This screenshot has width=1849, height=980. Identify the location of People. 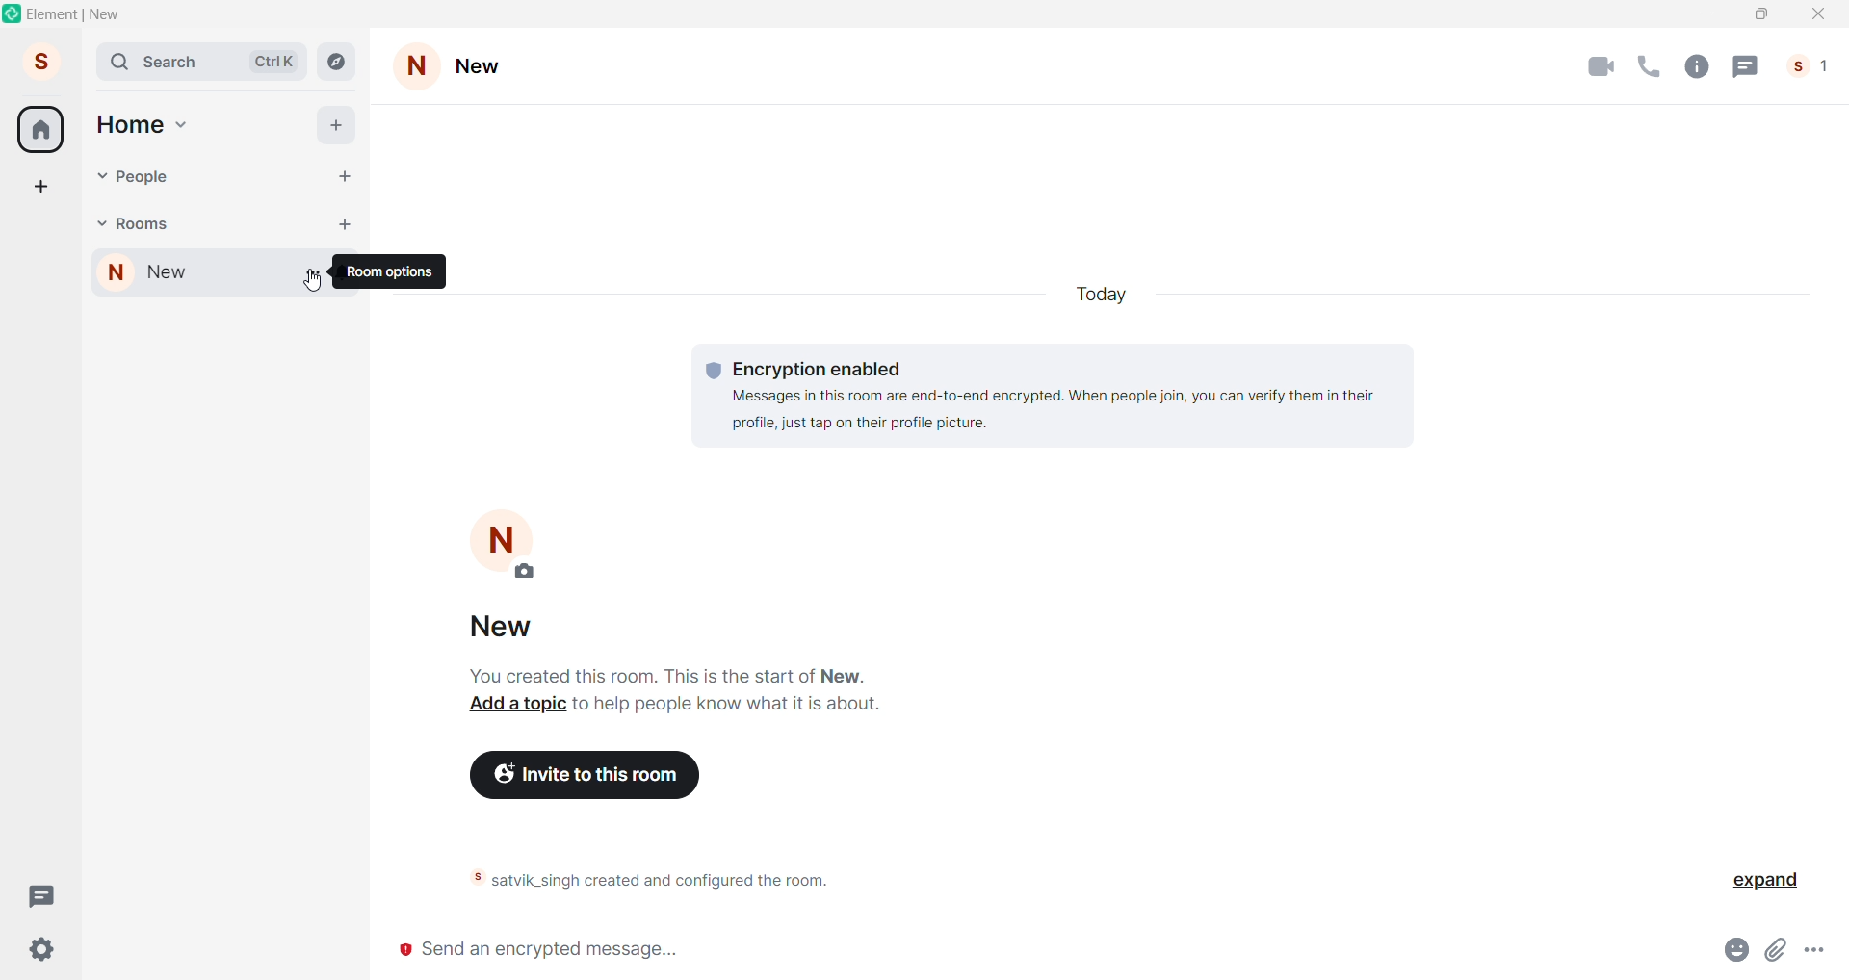
(1810, 65).